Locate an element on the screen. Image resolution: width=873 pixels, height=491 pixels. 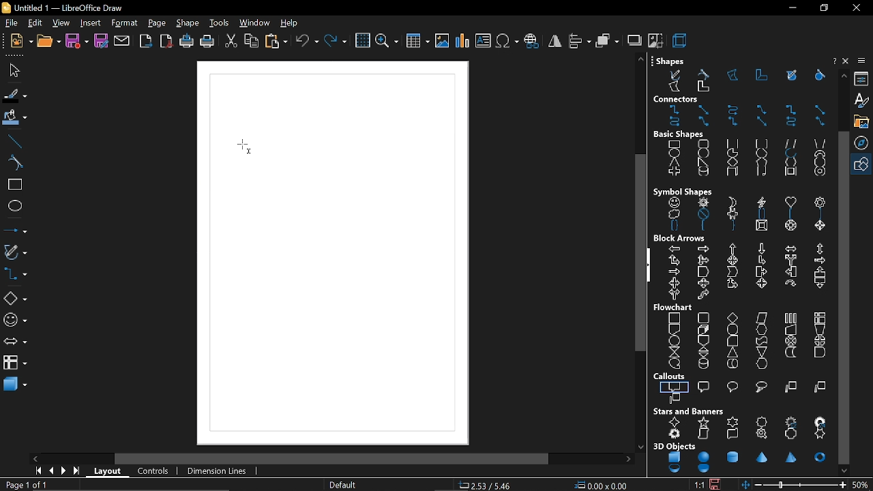
display is located at coordinates (762, 363).